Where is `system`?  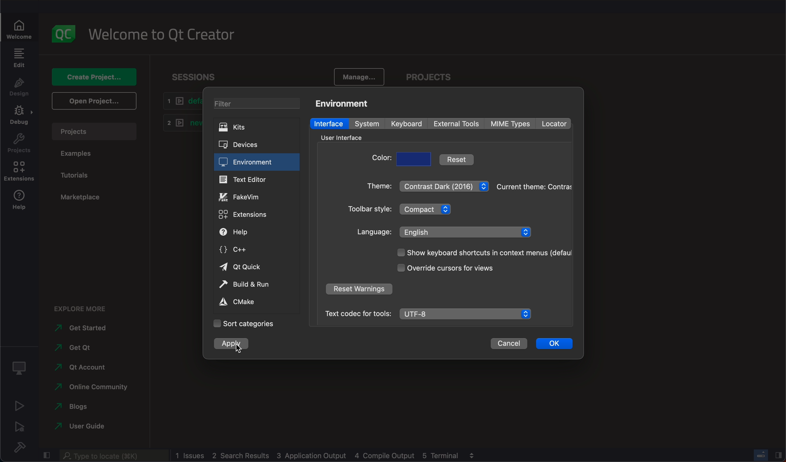
system is located at coordinates (366, 124).